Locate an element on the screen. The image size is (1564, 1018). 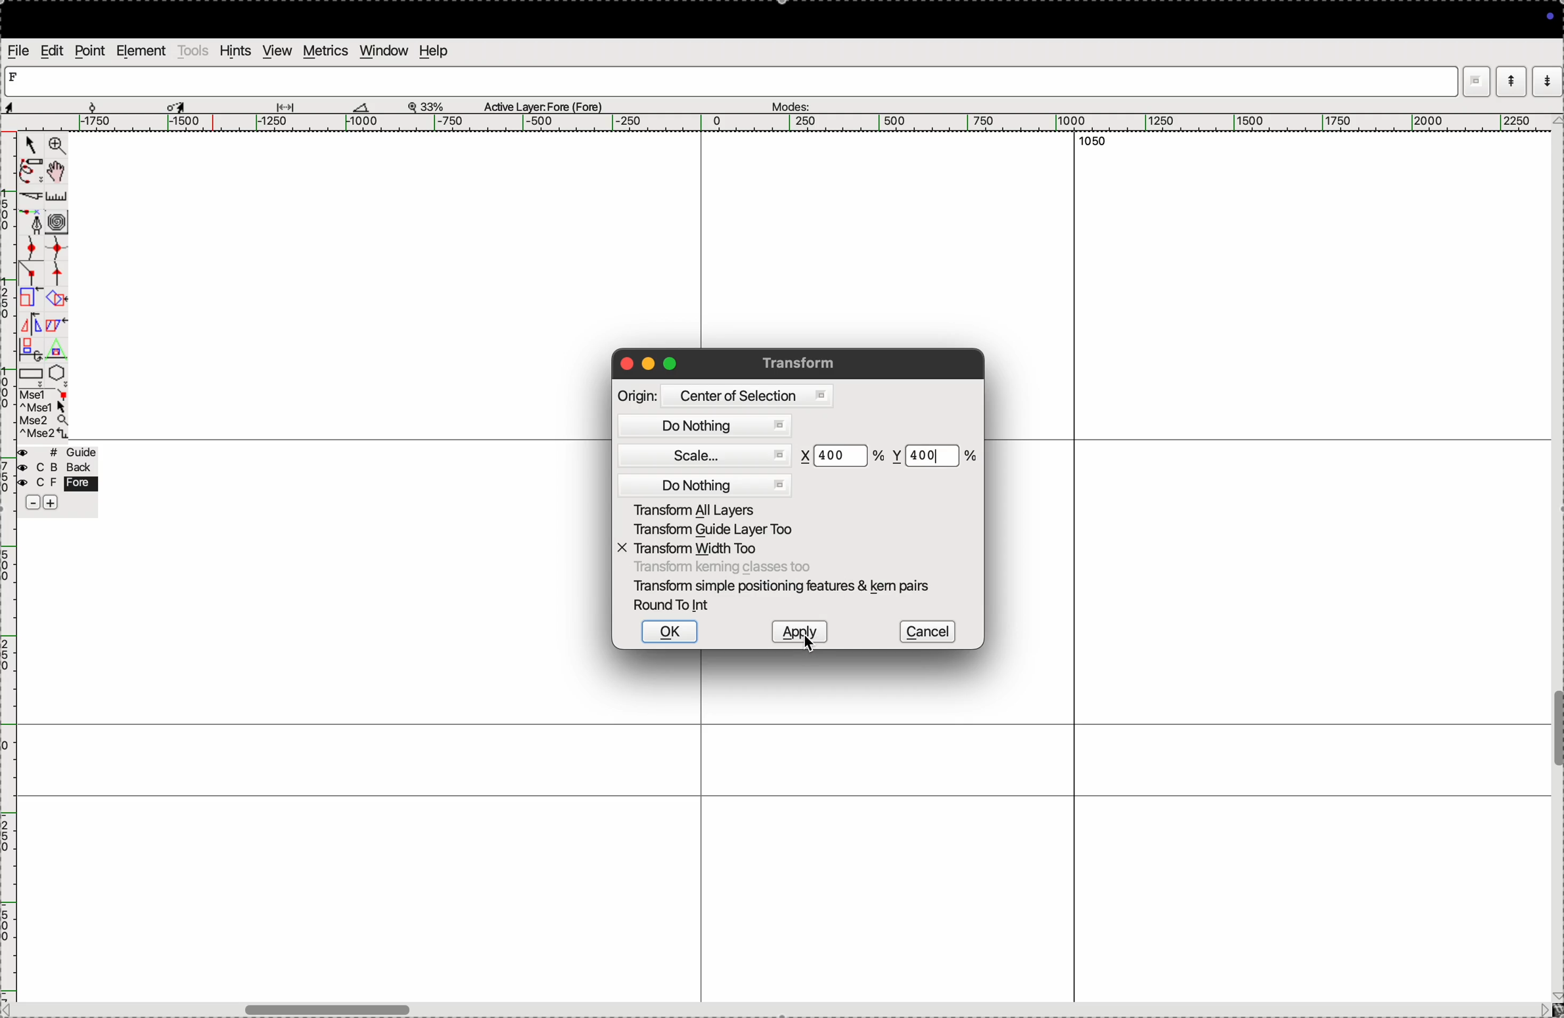
window mode is located at coordinates (1477, 83).